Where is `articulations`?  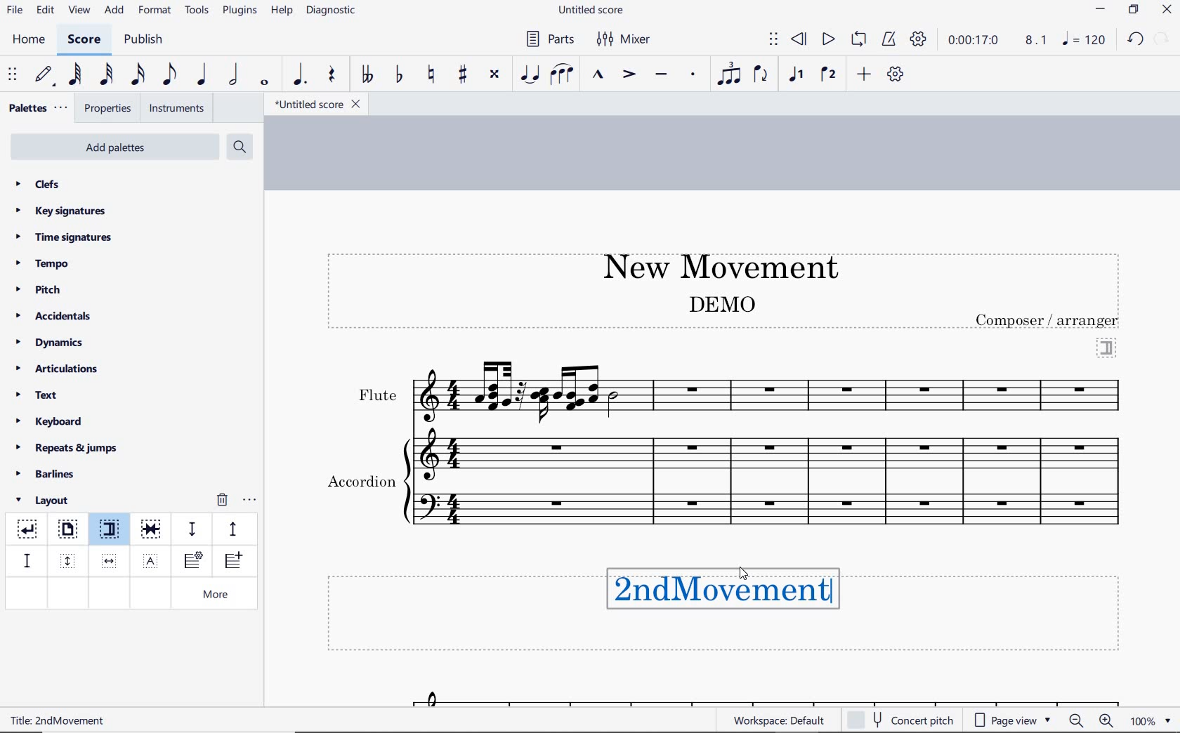 articulations is located at coordinates (58, 371).